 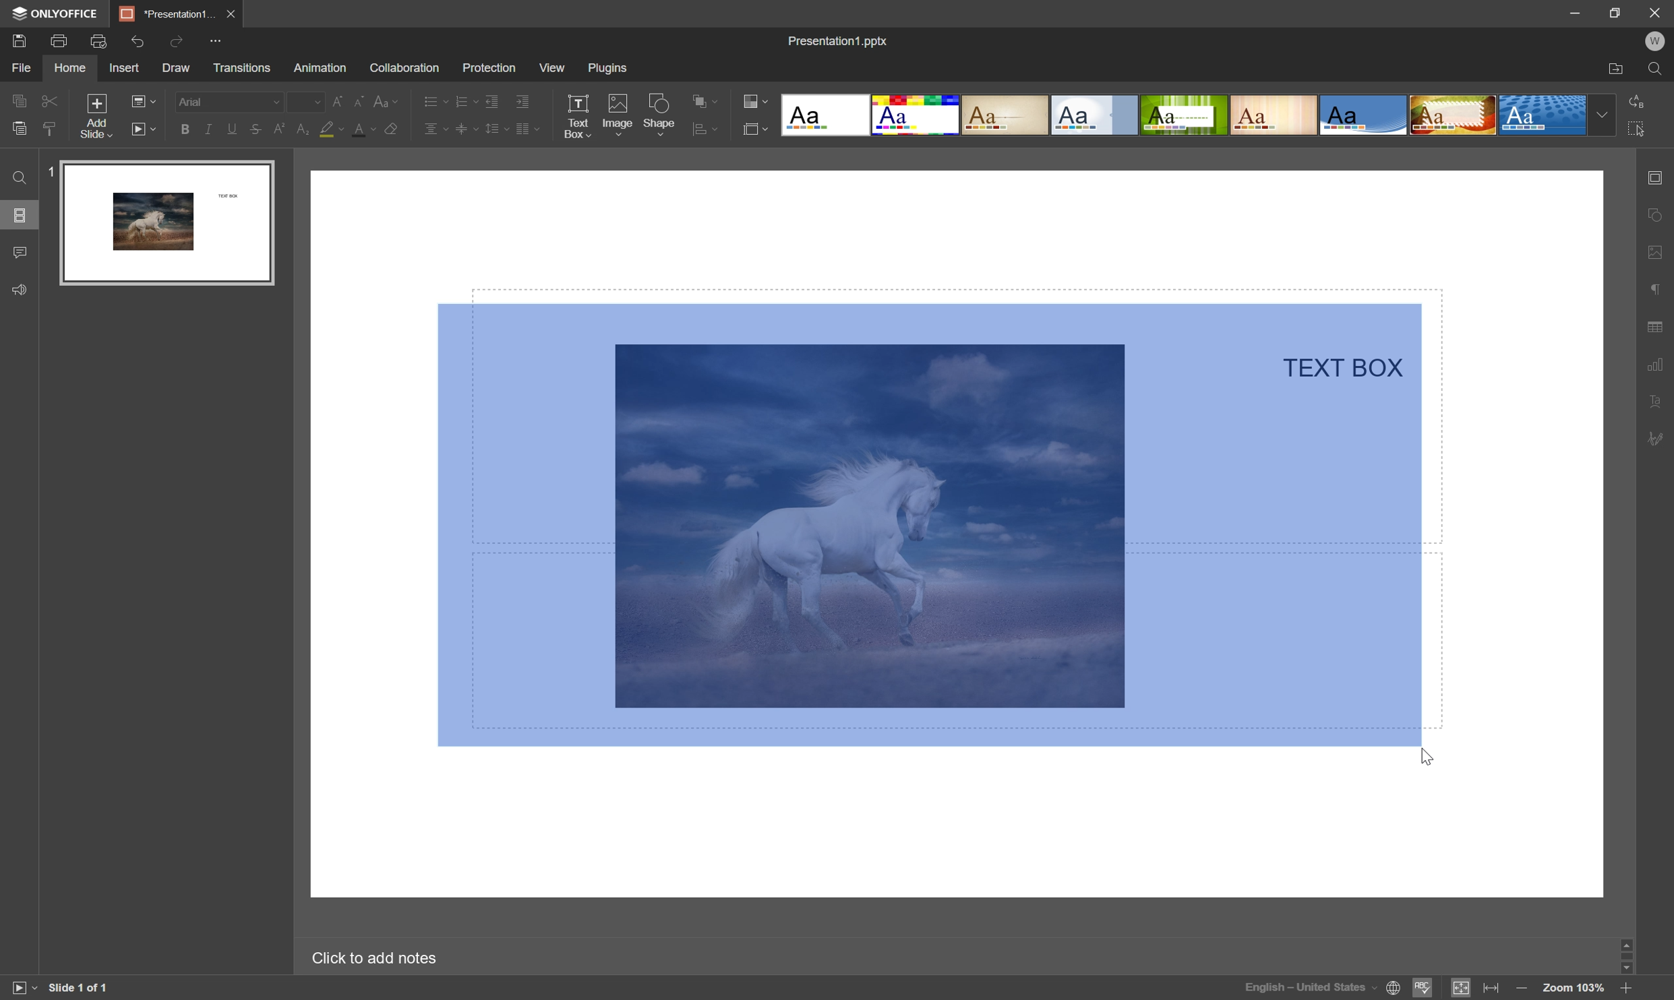 I want to click on feedback & support, so click(x=19, y=291).